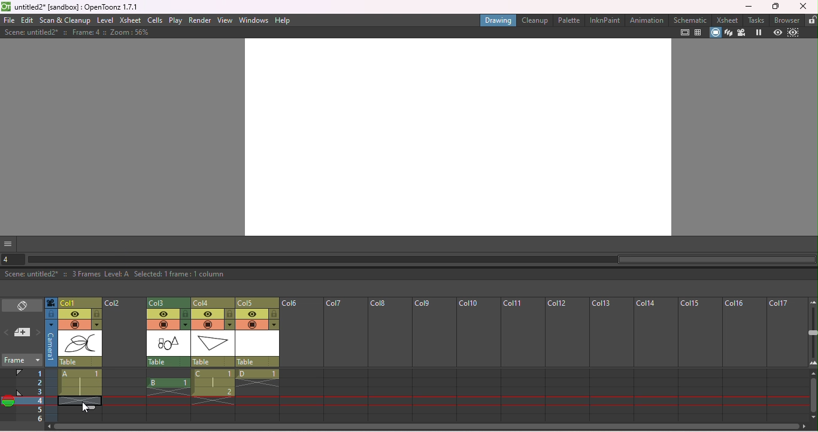 Image resolution: width=818 pixels, height=432 pixels. What do you see at coordinates (422, 260) in the screenshot?
I see `Horizontal scroll bar` at bounding box center [422, 260].